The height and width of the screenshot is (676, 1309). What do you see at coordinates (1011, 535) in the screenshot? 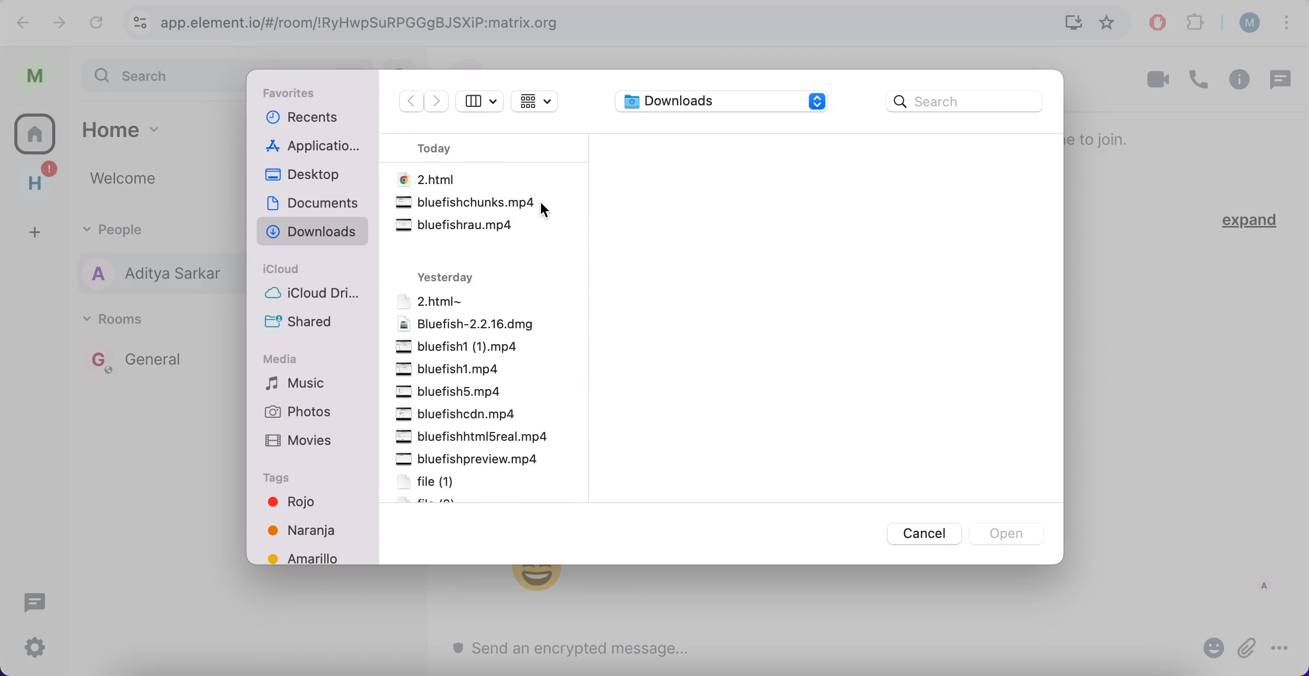
I see `open` at bounding box center [1011, 535].